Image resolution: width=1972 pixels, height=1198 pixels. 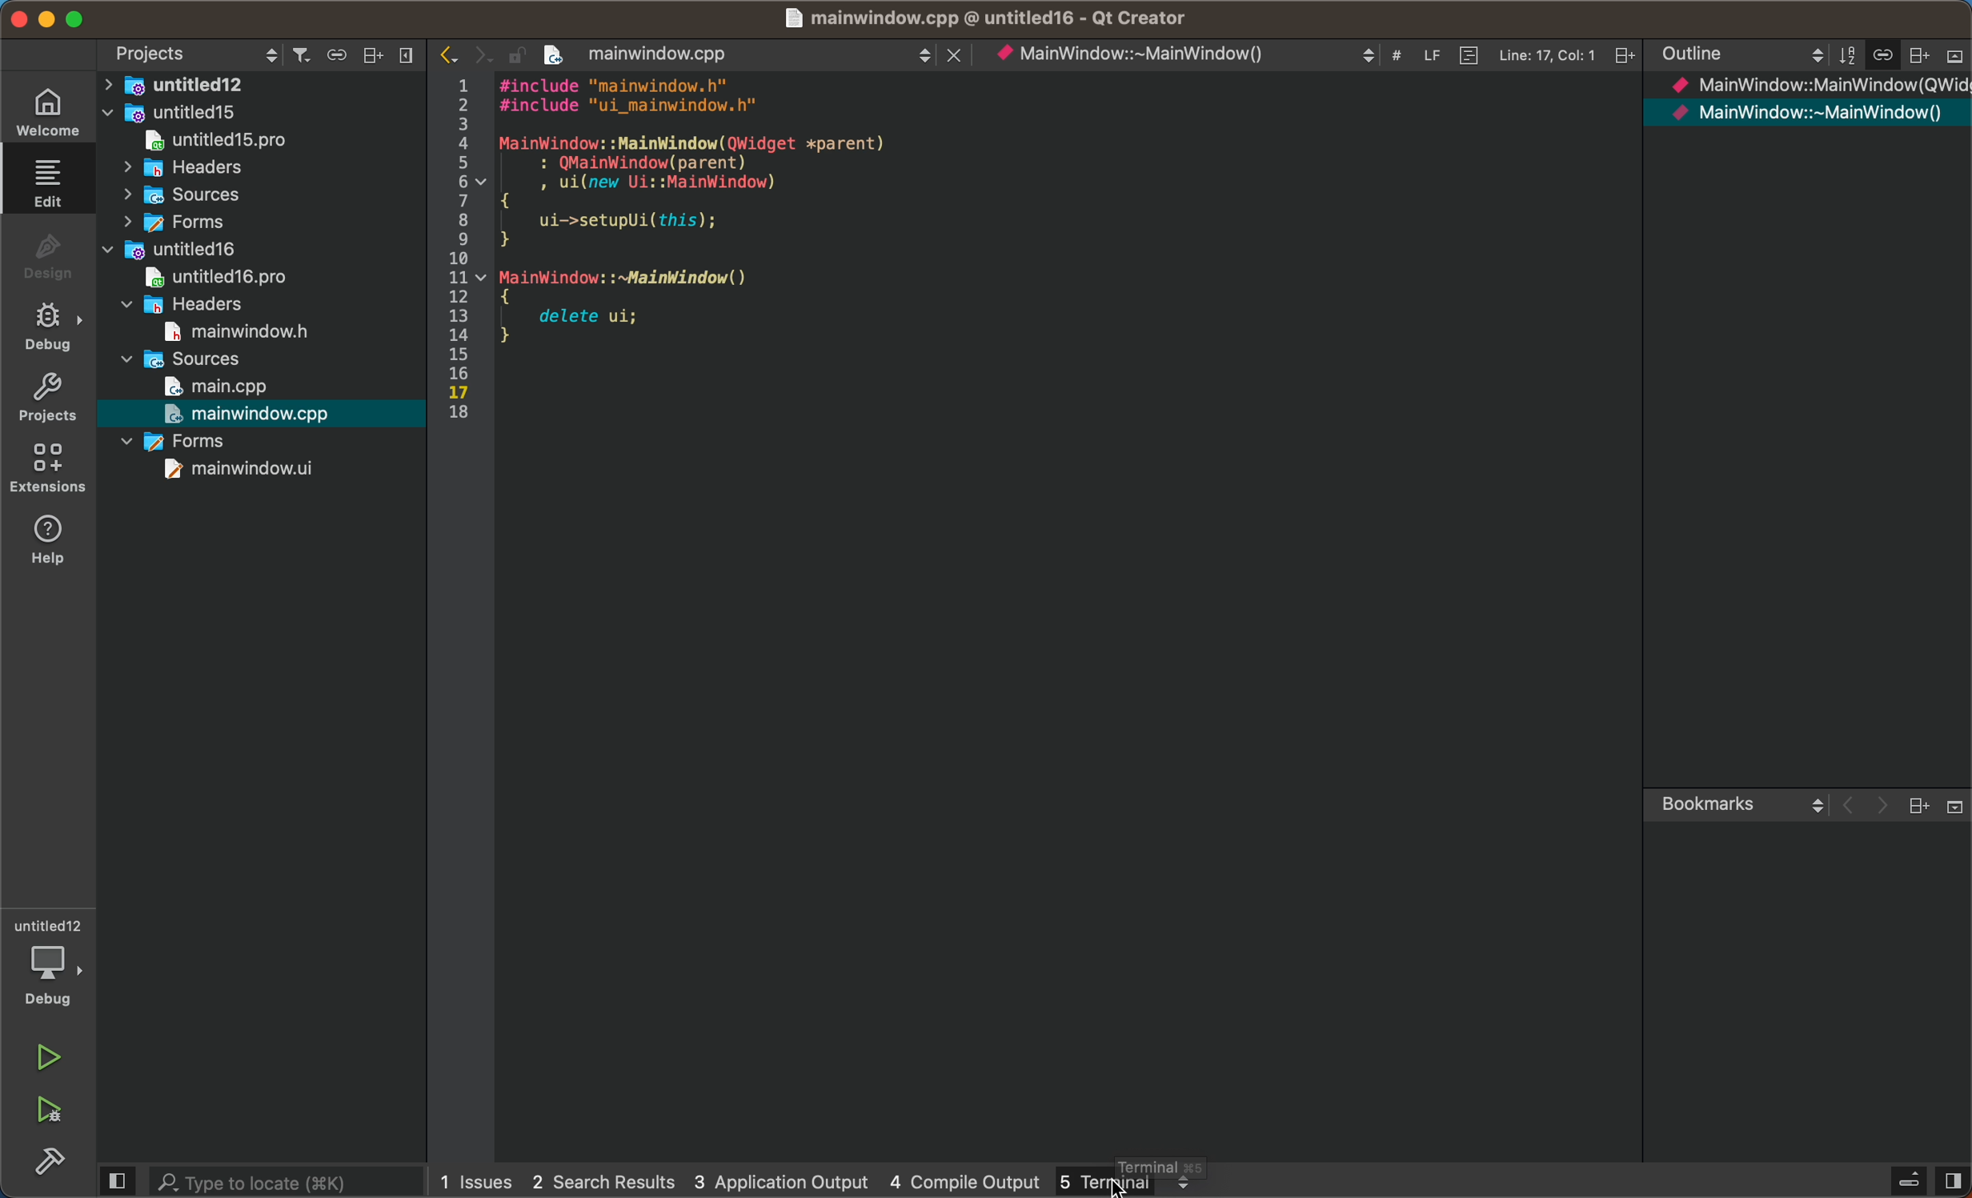 What do you see at coordinates (221, 387) in the screenshot?
I see `file` at bounding box center [221, 387].